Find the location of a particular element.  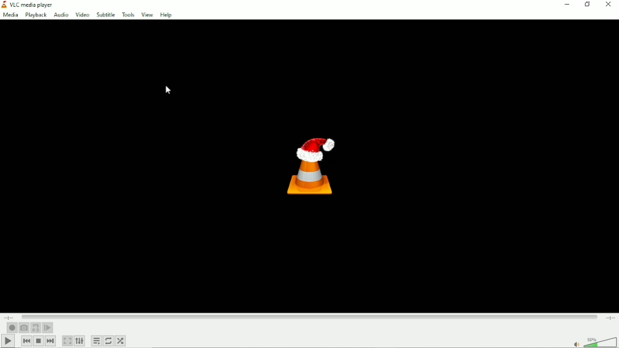

Restore down is located at coordinates (588, 5).